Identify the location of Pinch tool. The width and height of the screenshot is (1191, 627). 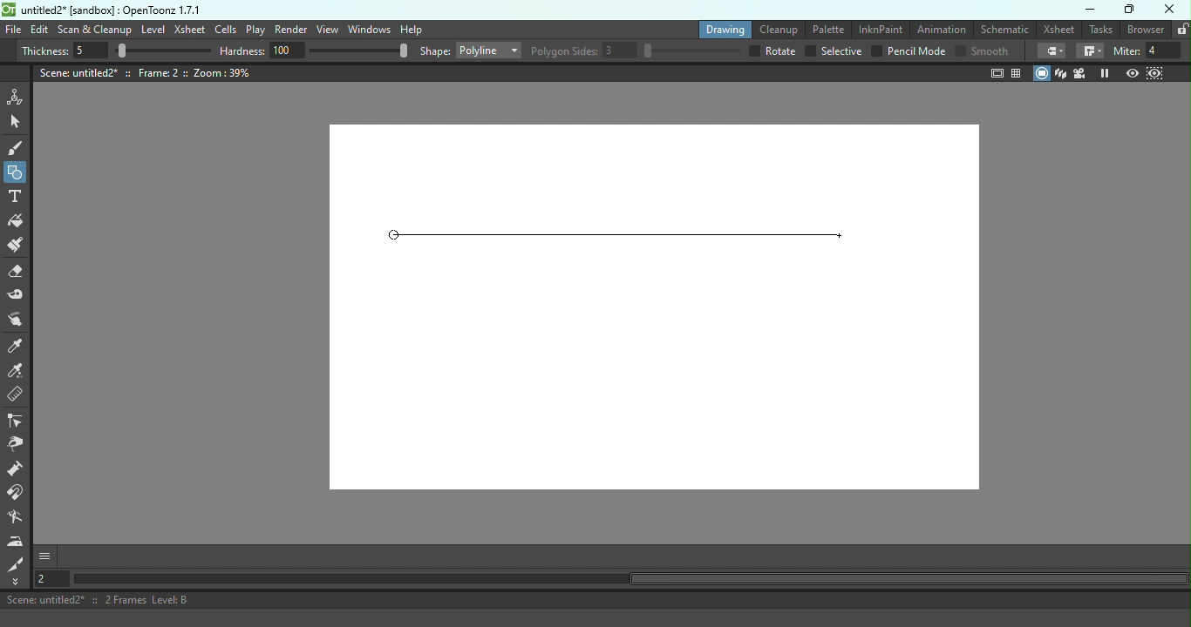
(20, 445).